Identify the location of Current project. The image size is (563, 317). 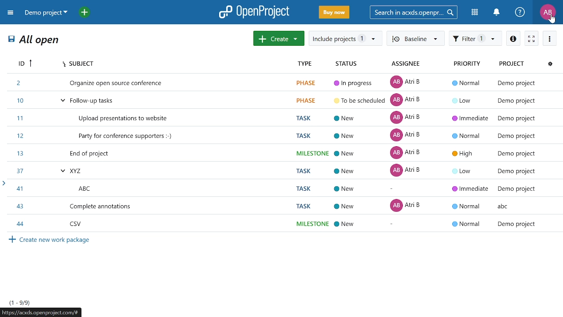
(45, 13).